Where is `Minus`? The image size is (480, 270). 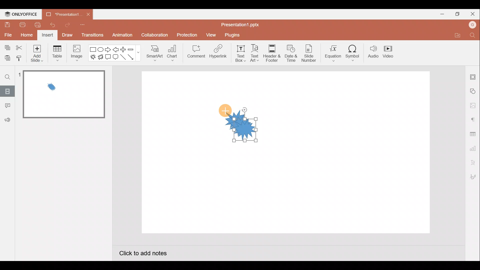
Minus is located at coordinates (132, 49).